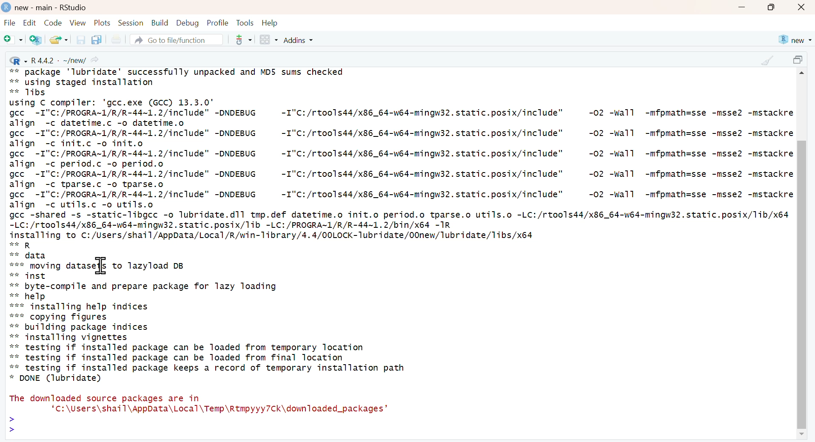  I want to click on more options, so click(241, 40).